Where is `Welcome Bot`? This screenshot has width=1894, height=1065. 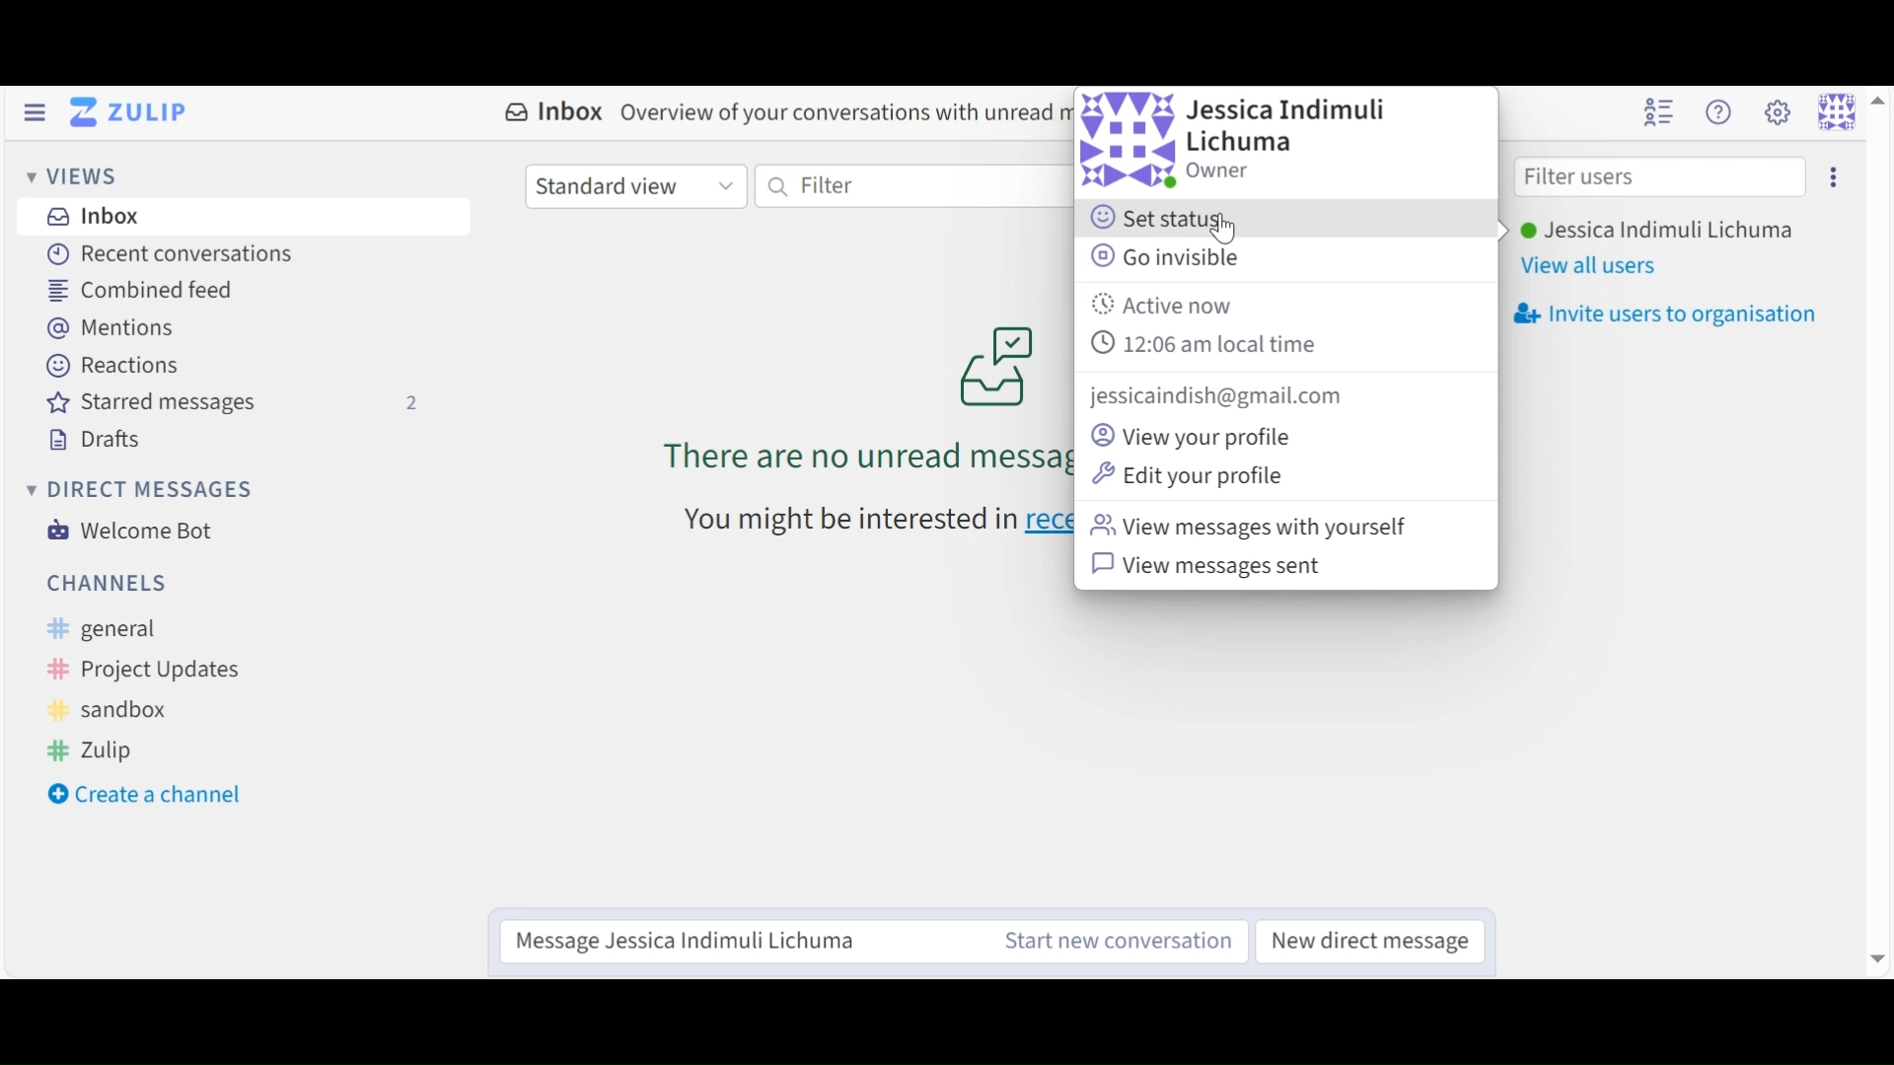 Welcome Bot is located at coordinates (127, 531).